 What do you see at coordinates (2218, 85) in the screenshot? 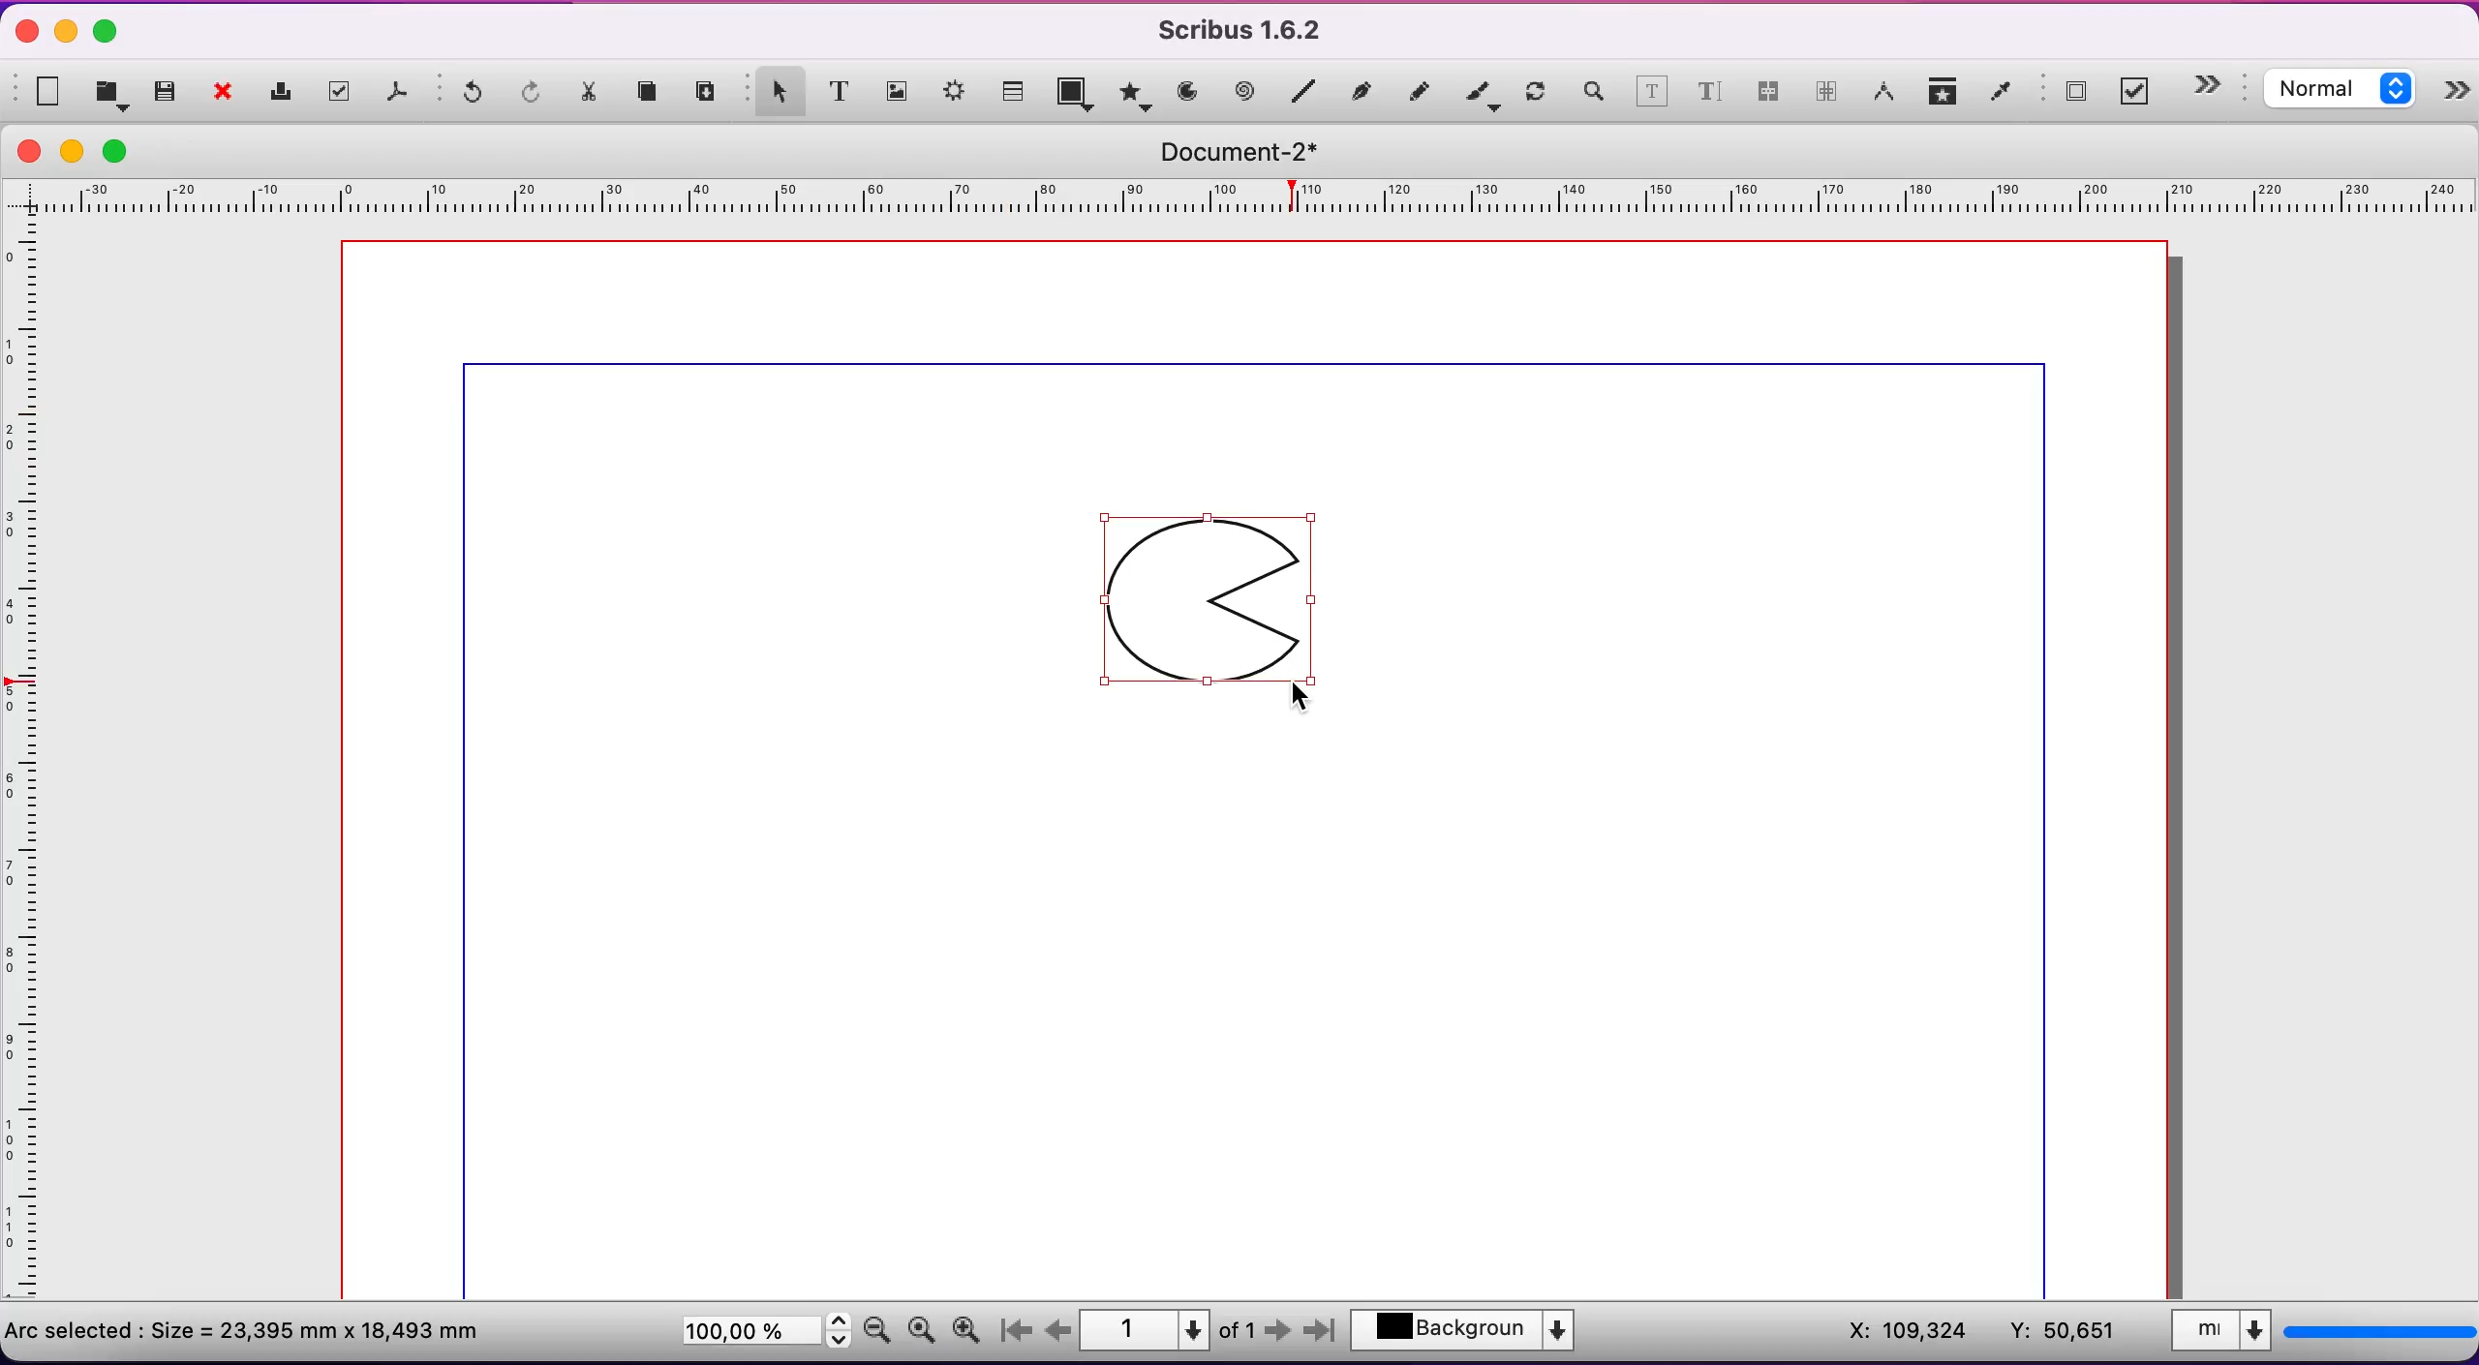
I see `hide/show panel` at bounding box center [2218, 85].